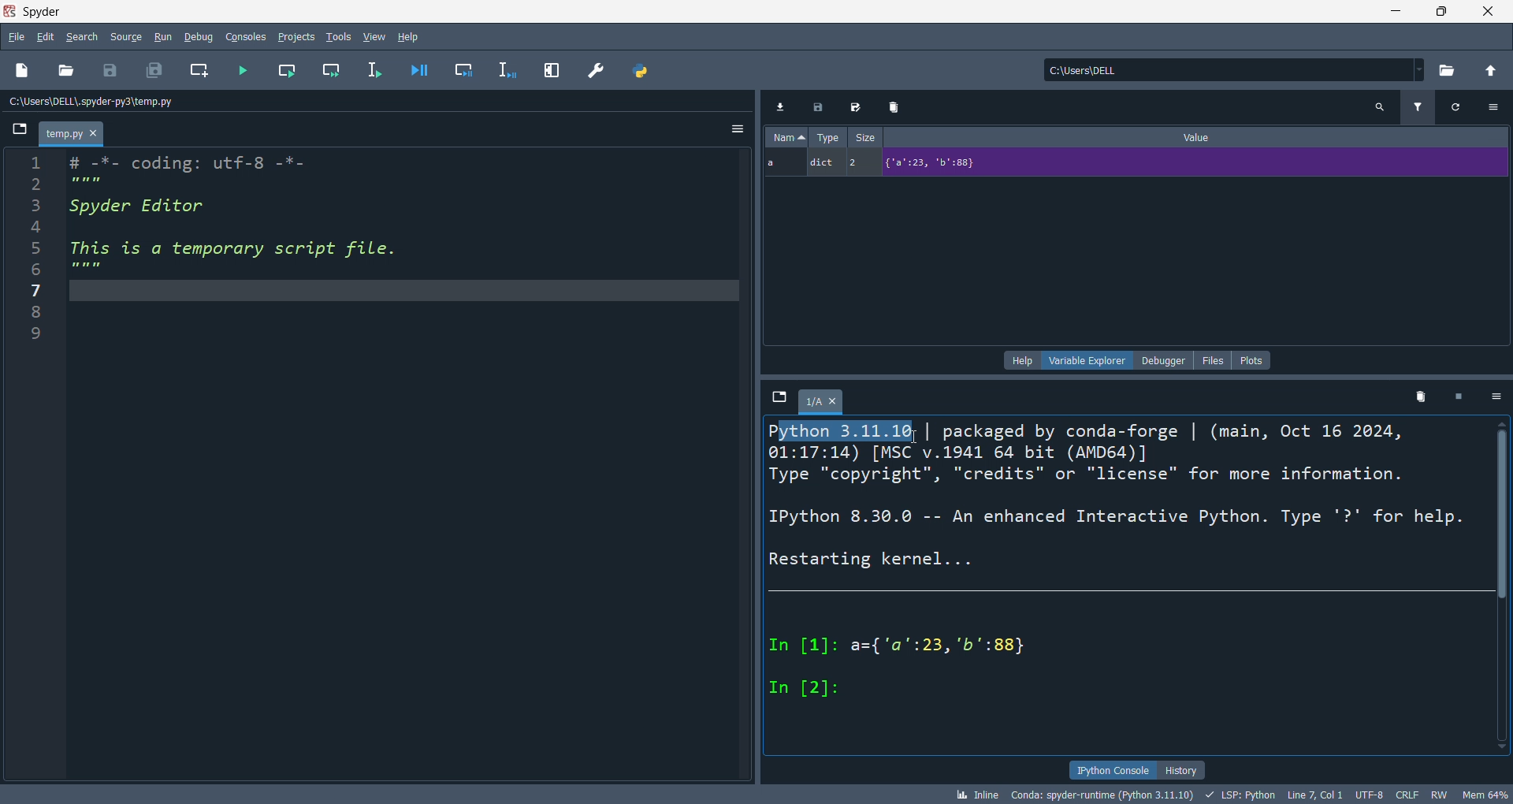 The width and height of the screenshot is (1513, 804). What do you see at coordinates (915, 437) in the screenshot?
I see `cursor` at bounding box center [915, 437].